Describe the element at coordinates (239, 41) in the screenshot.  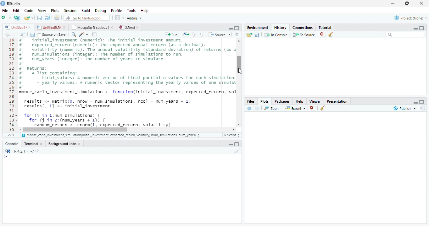
I see `Scroll Up` at that location.